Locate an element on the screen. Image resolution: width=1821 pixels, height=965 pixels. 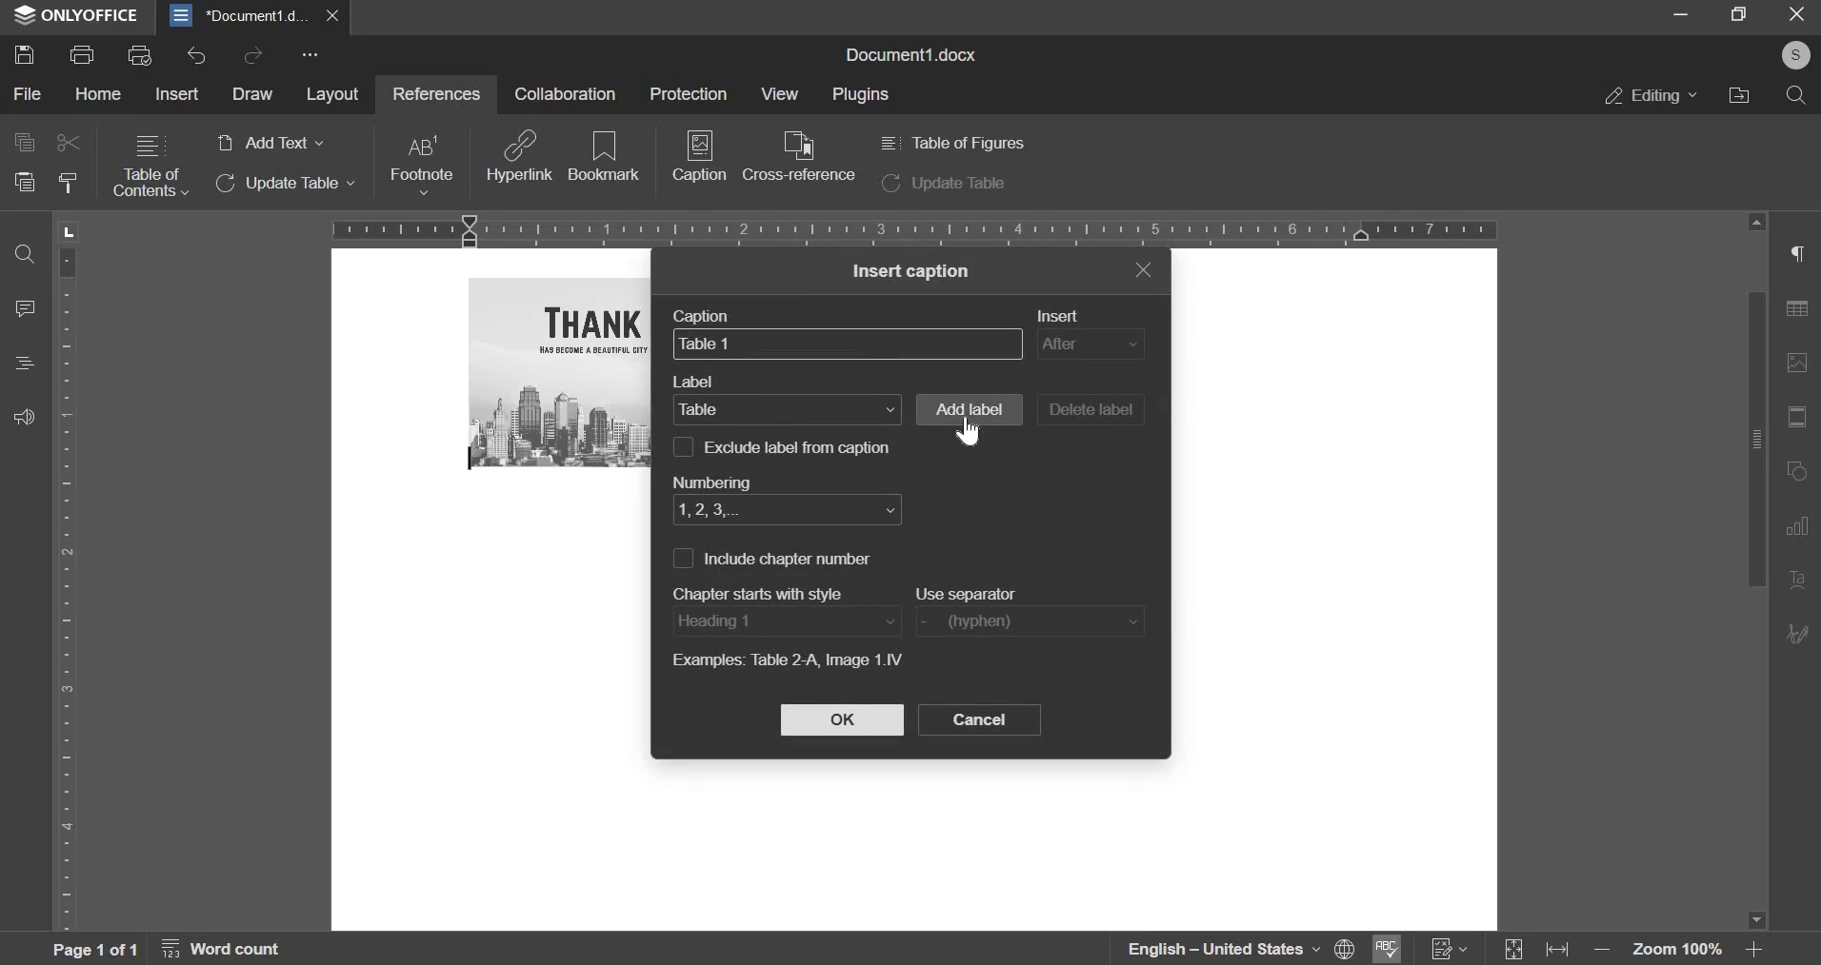
image is located at coordinates (1801, 363).